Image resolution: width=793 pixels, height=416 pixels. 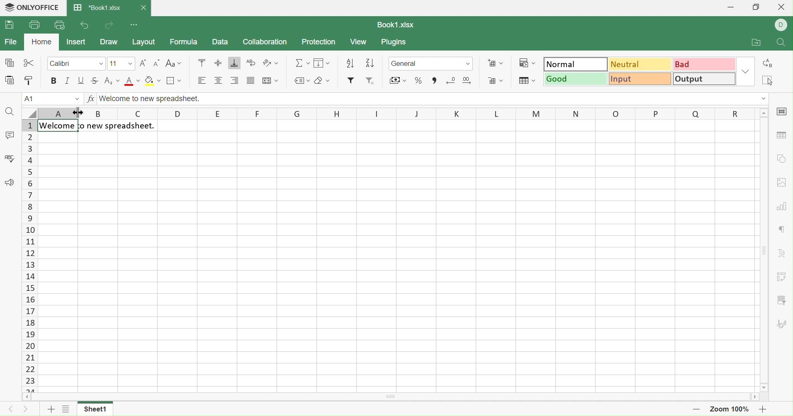 What do you see at coordinates (82, 80) in the screenshot?
I see `Underline` at bounding box center [82, 80].